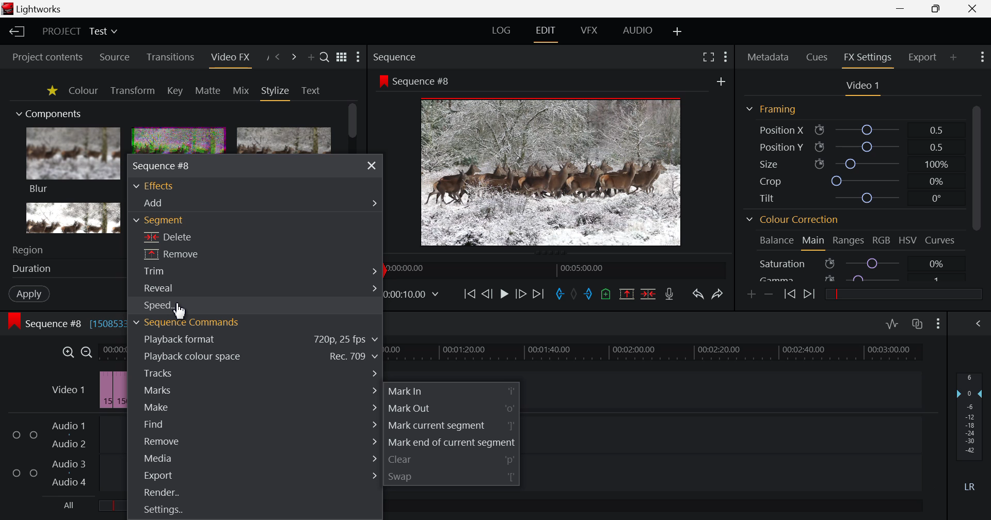  I want to click on Text, so click(311, 91).